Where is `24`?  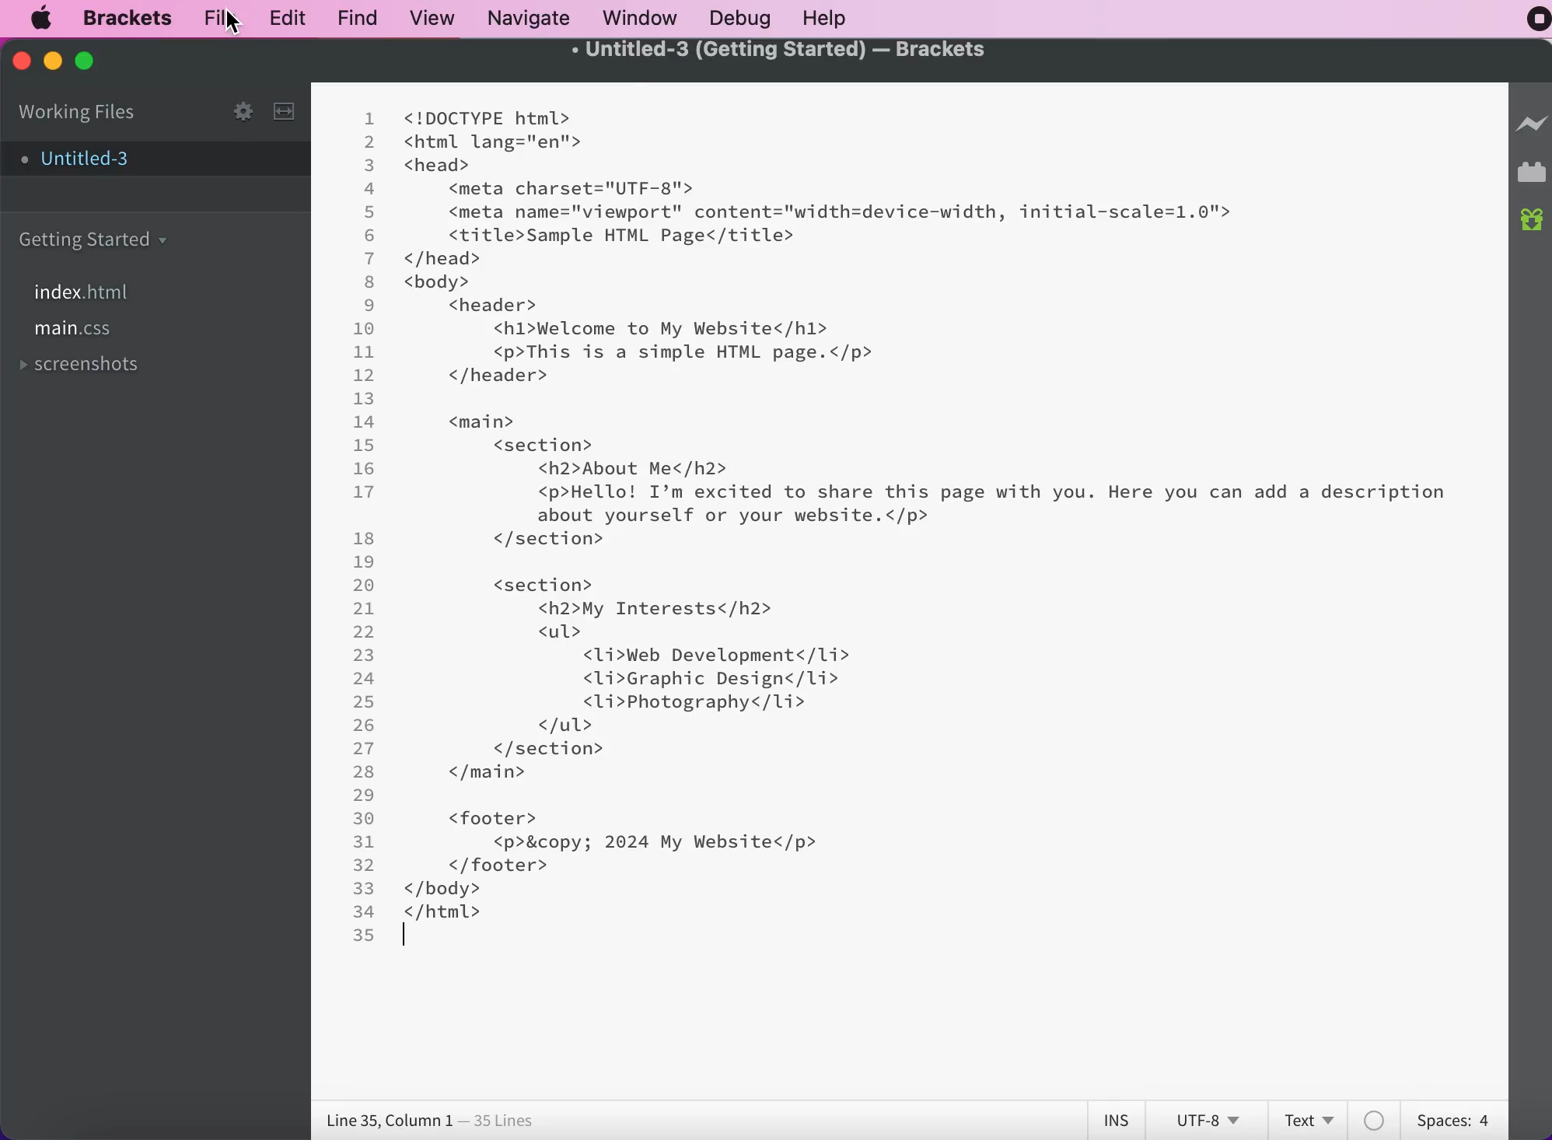
24 is located at coordinates (365, 678).